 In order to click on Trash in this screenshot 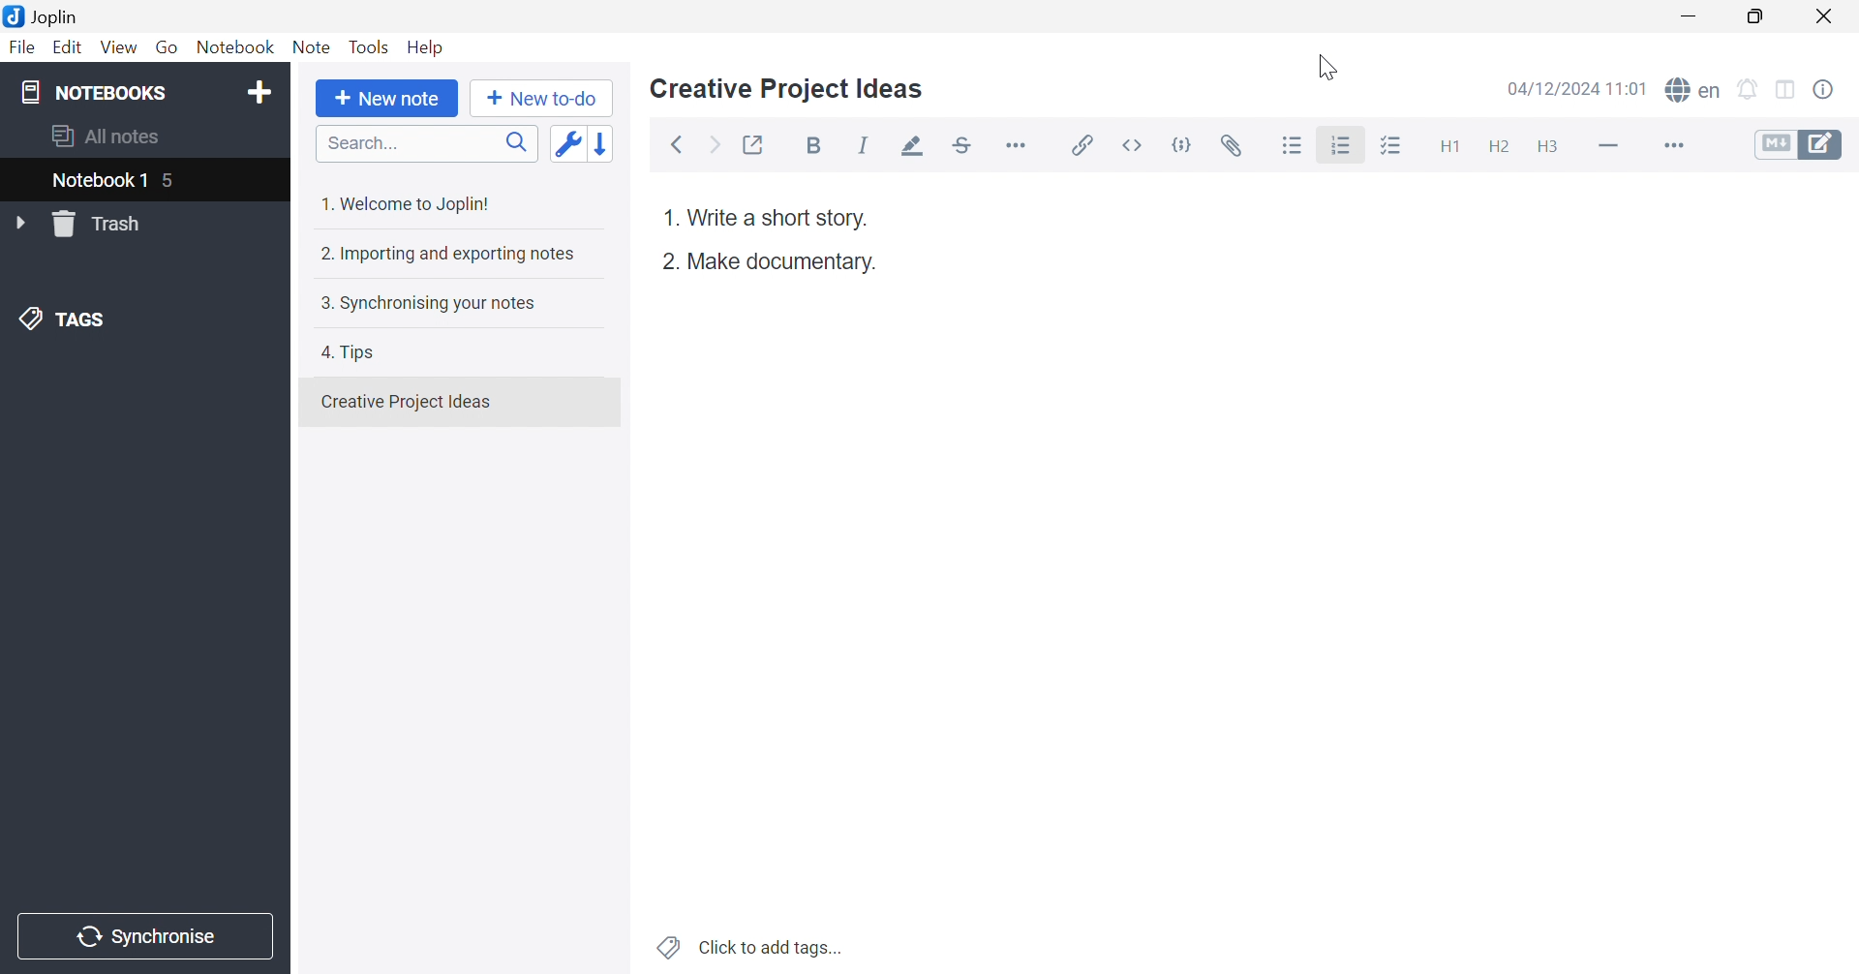, I will do `click(104, 225)`.